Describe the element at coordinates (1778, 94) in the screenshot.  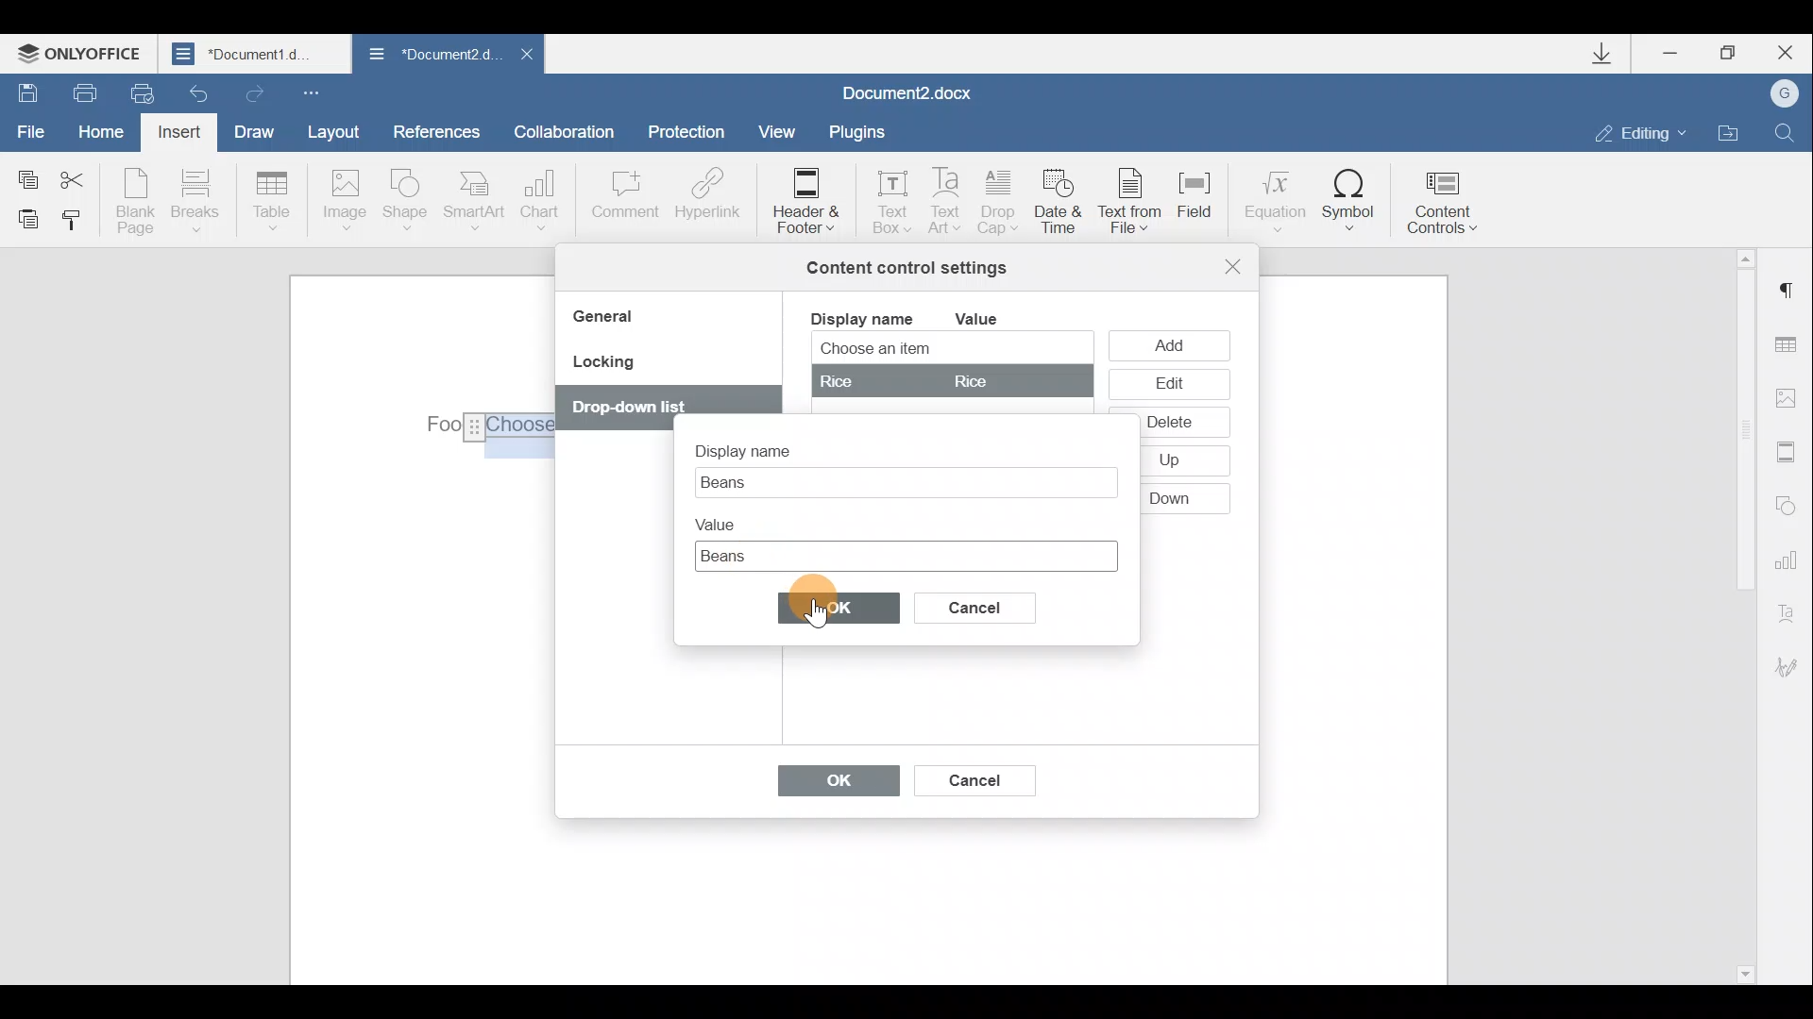
I see `Account name` at that location.